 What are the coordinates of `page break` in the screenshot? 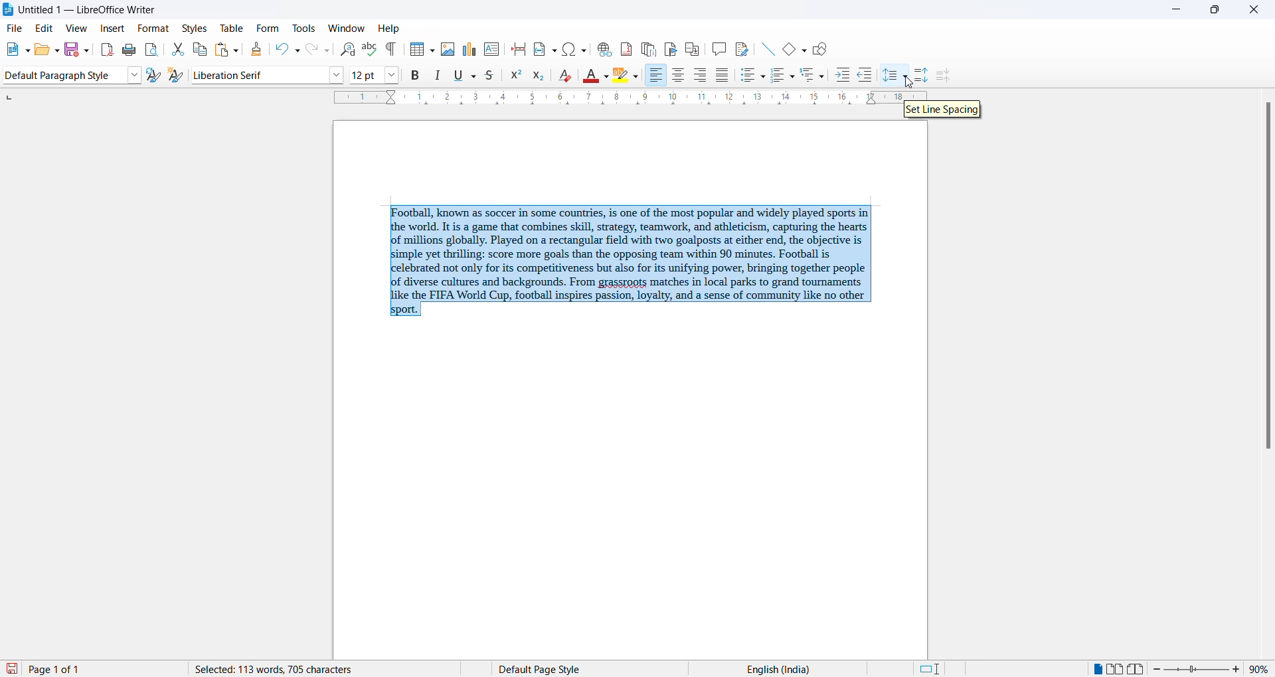 It's located at (519, 49).